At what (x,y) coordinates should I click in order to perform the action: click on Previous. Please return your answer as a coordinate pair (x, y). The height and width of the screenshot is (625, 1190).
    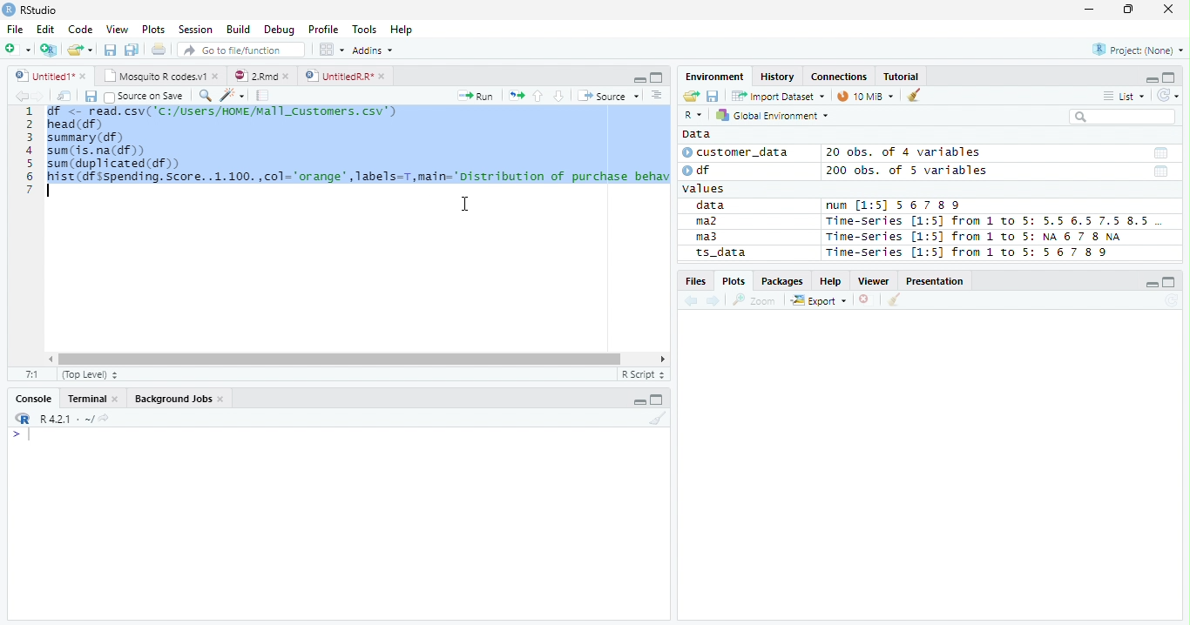
    Looking at the image, I should click on (693, 301).